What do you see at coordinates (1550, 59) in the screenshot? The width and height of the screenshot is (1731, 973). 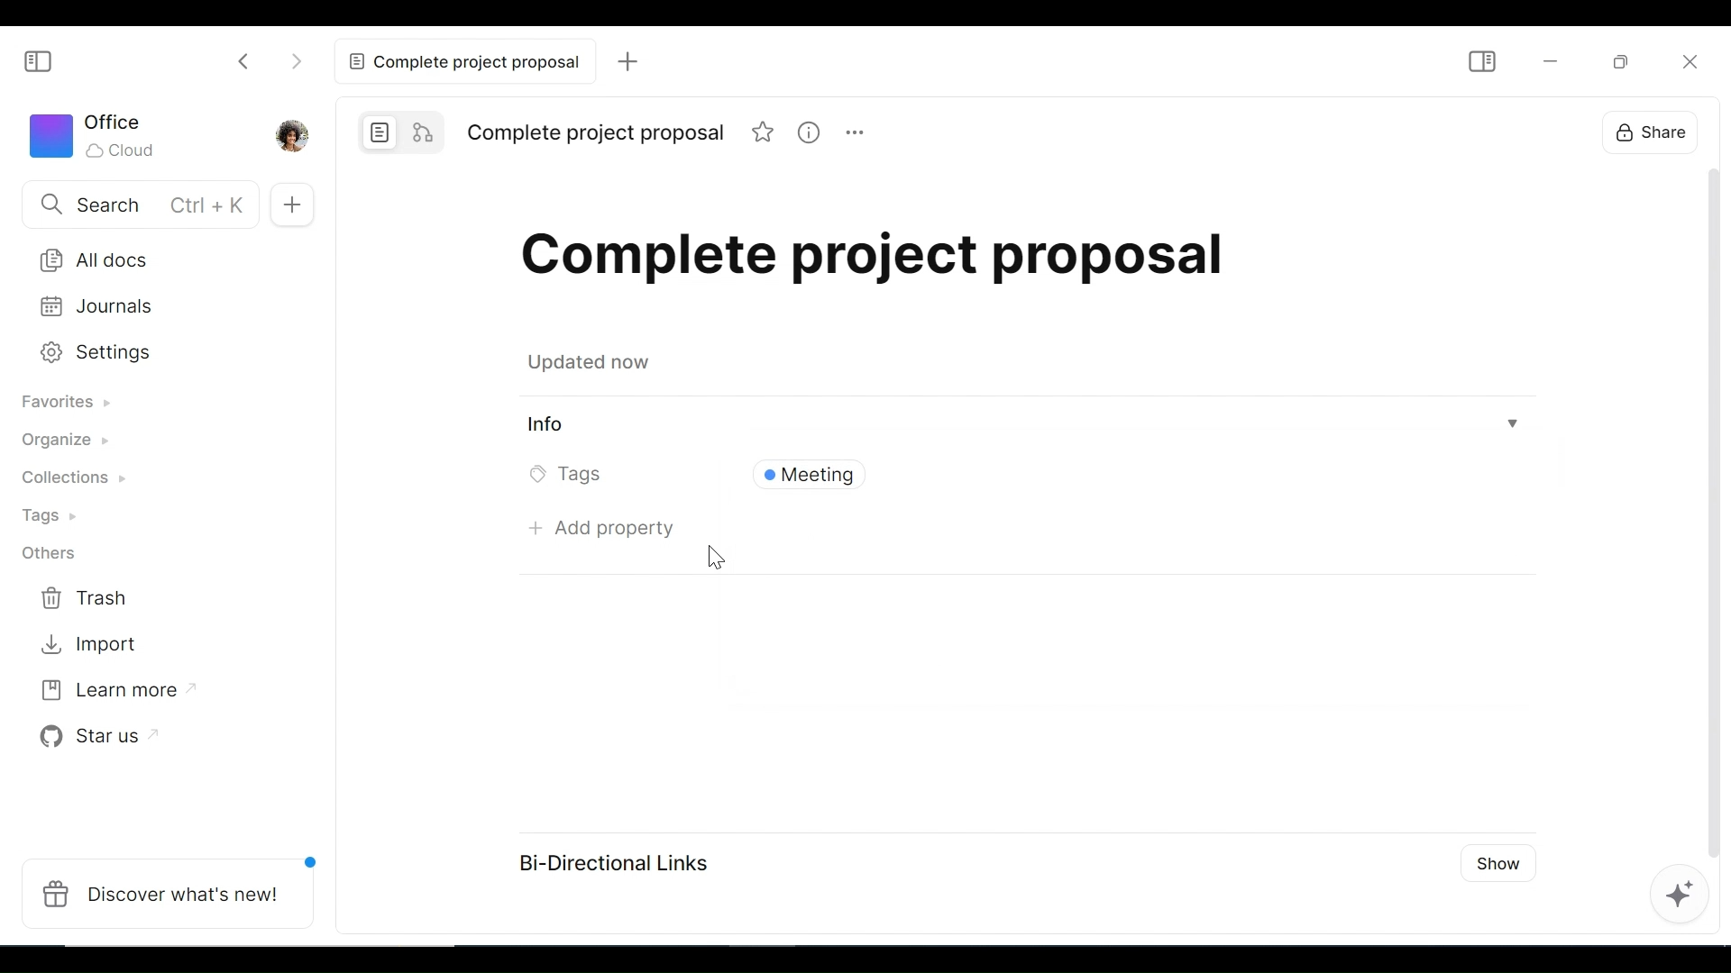 I see `minimize` at bounding box center [1550, 59].